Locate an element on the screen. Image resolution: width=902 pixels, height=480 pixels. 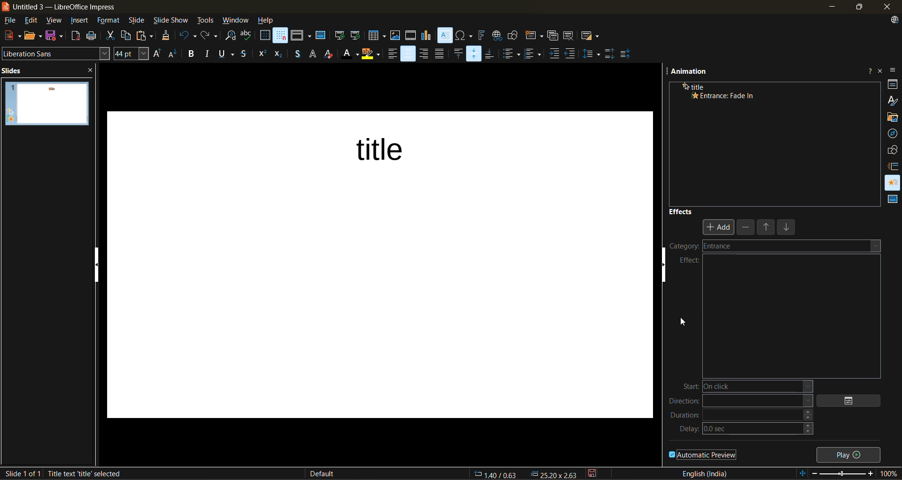
slide is located at coordinates (56, 104).